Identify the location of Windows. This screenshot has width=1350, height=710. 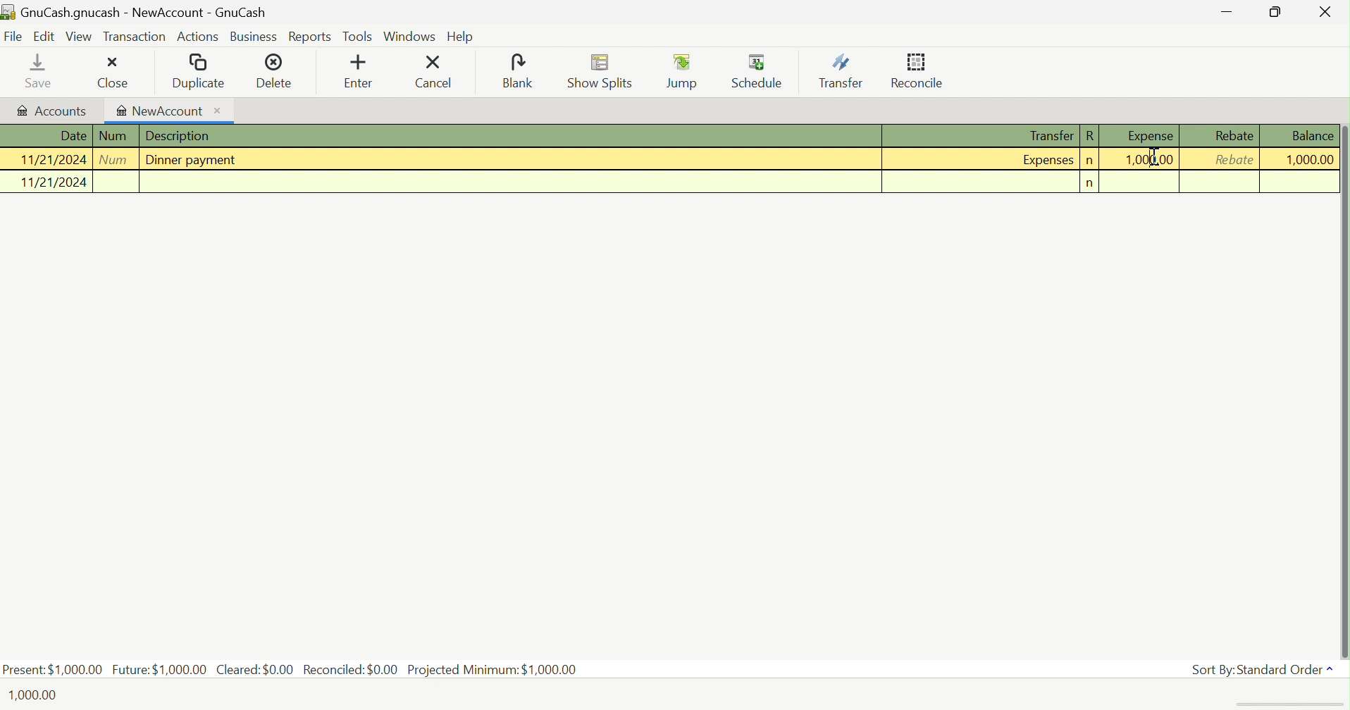
(409, 35).